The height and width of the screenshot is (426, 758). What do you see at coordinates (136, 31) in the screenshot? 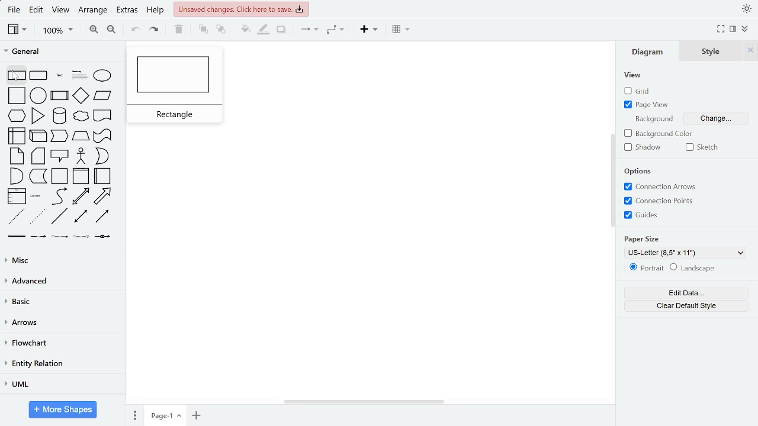
I see `undo` at bounding box center [136, 31].